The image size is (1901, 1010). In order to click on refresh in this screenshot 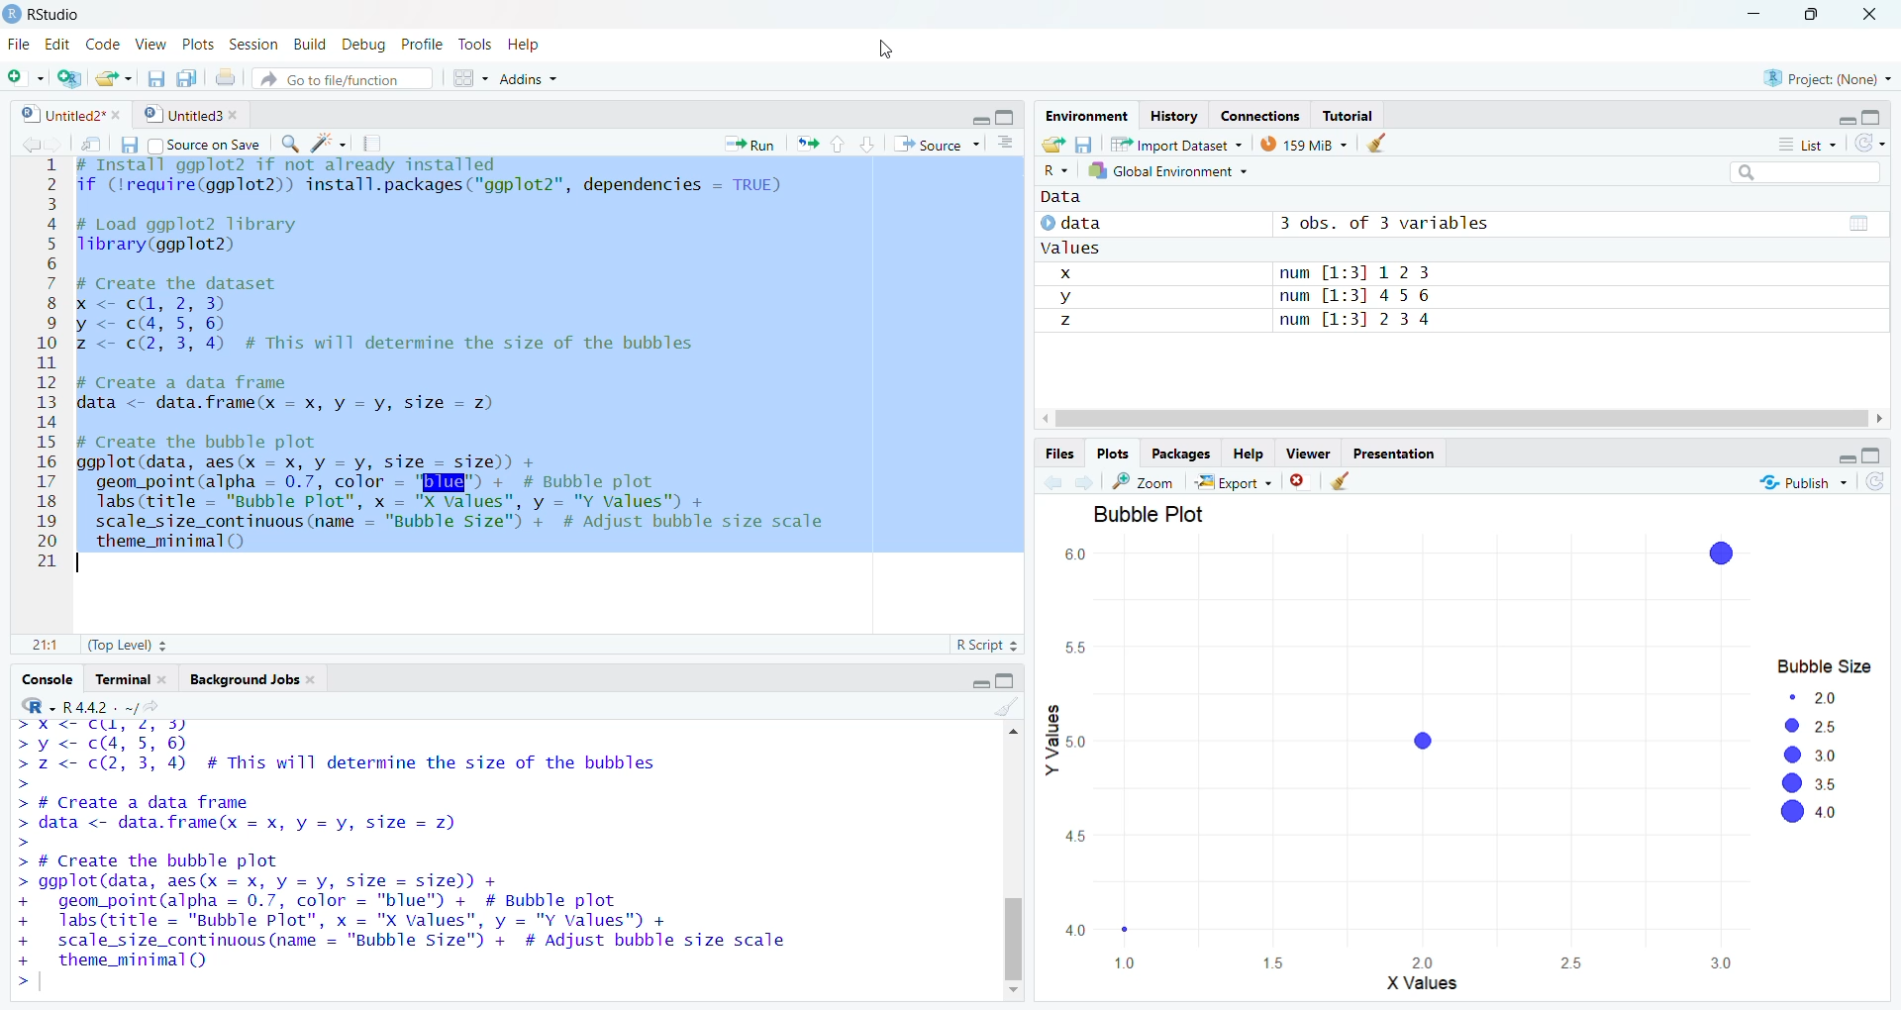, I will do `click(1876, 142)`.